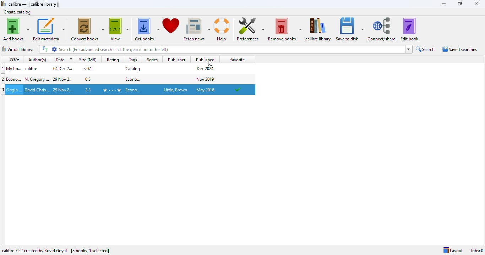 The height and width of the screenshot is (255, 485). I want to click on author, so click(37, 79).